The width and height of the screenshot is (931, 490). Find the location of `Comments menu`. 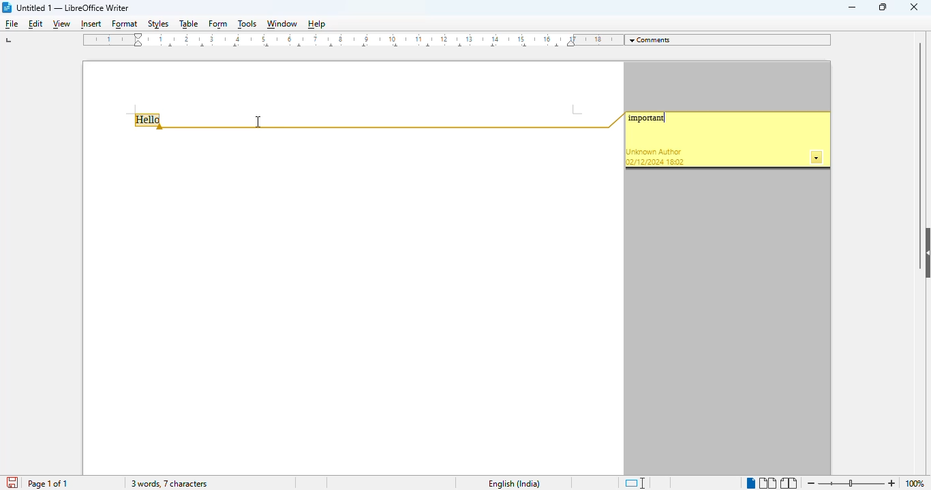

Comments menu is located at coordinates (730, 39).